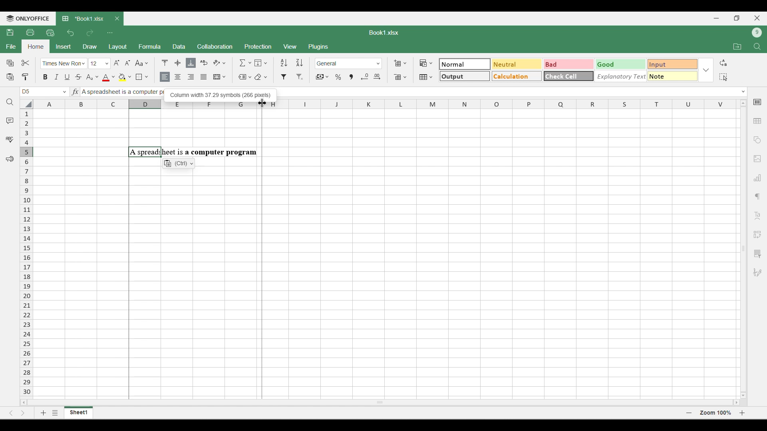 The image size is (767, 431). Describe the element at coordinates (204, 63) in the screenshot. I see `Wrap text` at that location.